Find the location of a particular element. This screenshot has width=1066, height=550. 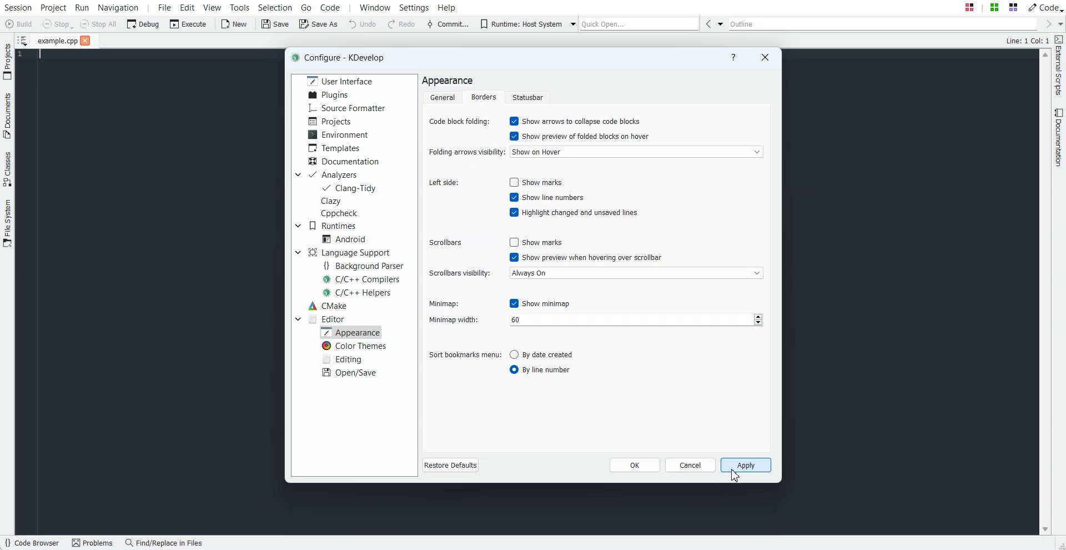

Drop down box is located at coordinates (571, 23).